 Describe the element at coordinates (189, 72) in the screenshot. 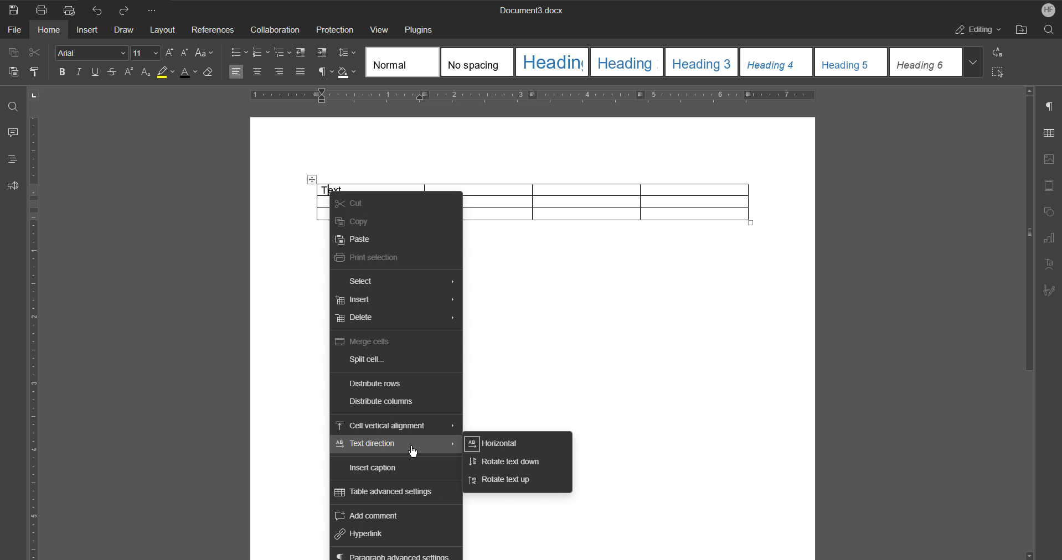

I see `Text Color` at that location.